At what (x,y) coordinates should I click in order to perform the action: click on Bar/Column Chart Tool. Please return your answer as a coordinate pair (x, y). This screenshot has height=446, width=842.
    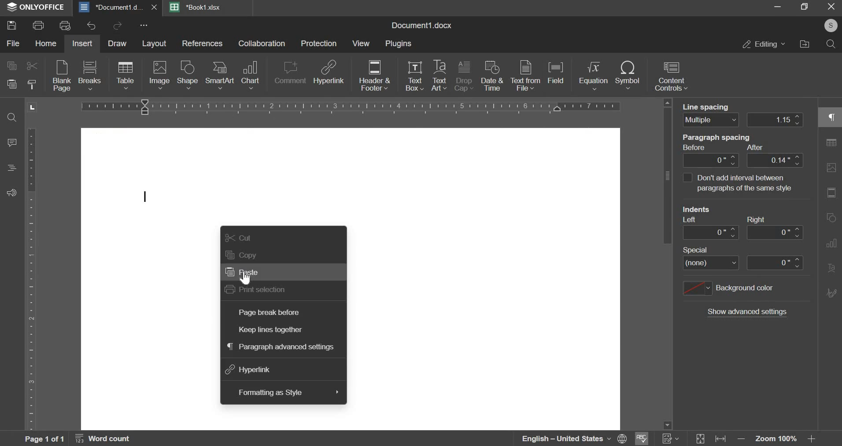
    Looking at the image, I should click on (831, 218).